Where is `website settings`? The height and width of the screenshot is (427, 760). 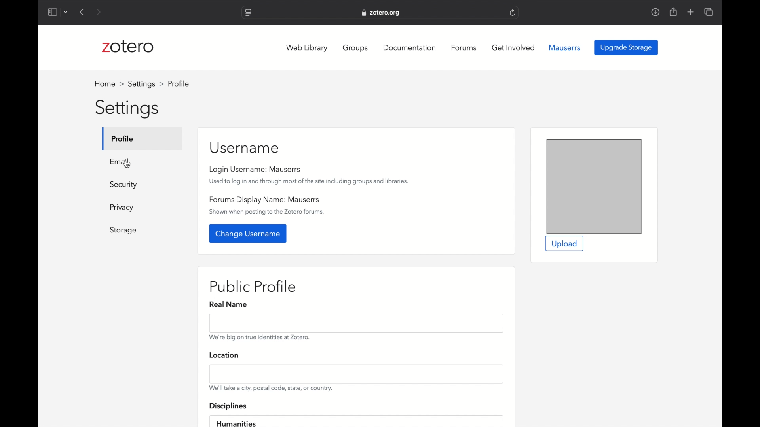
website settings is located at coordinates (248, 13).